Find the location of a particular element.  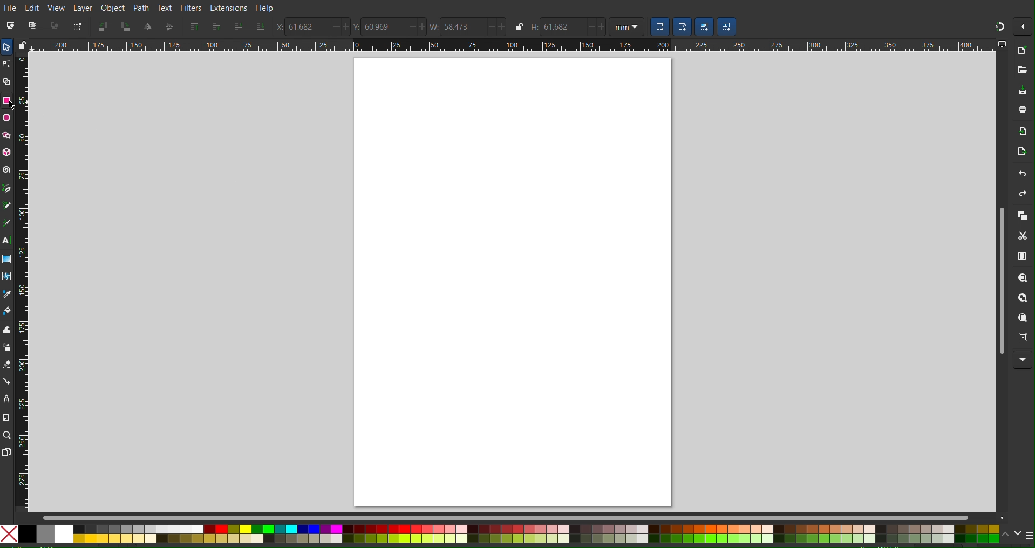

Ellipse is located at coordinates (6, 119).